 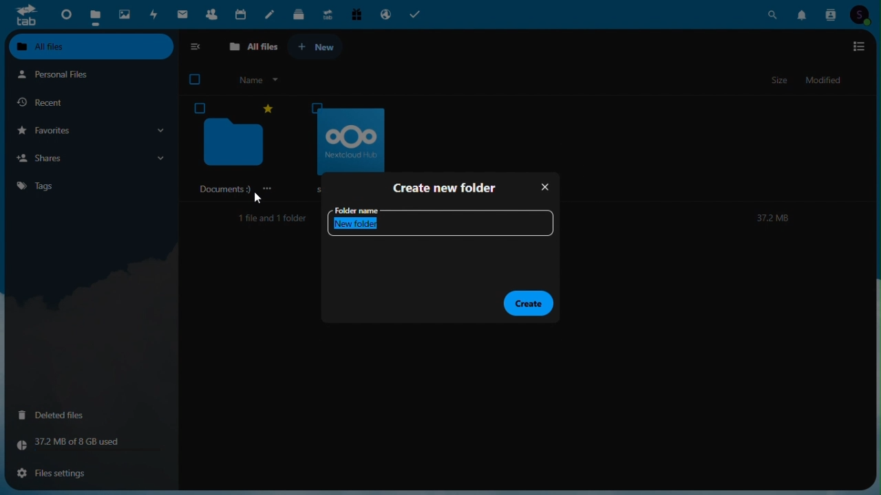 I want to click on Email hosting, so click(x=386, y=13).